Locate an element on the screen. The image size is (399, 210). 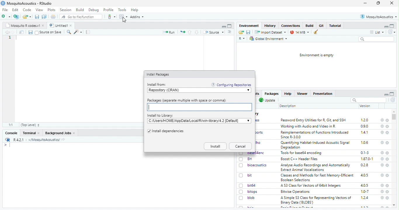
A Simple S3 Class for Representing Vectors of
Binary Data (BLOBS) is located at coordinates (316, 200).